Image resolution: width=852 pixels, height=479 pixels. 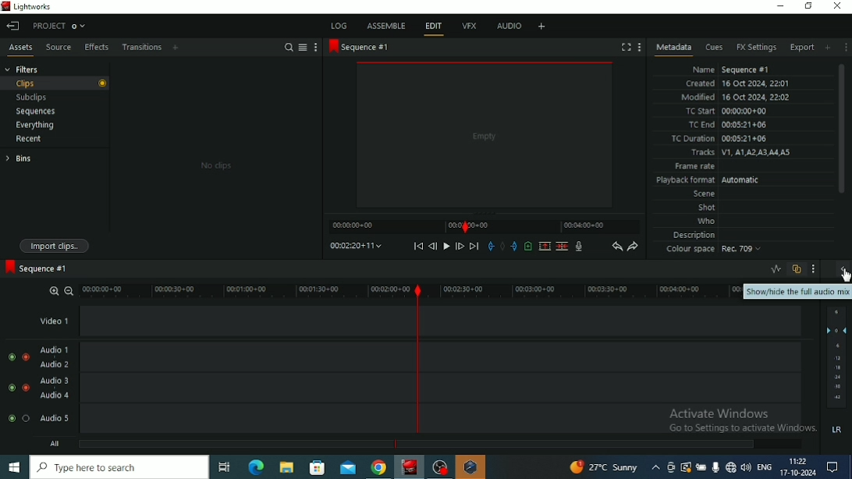 What do you see at coordinates (731, 467) in the screenshot?
I see `Internet` at bounding box center [731, 467].